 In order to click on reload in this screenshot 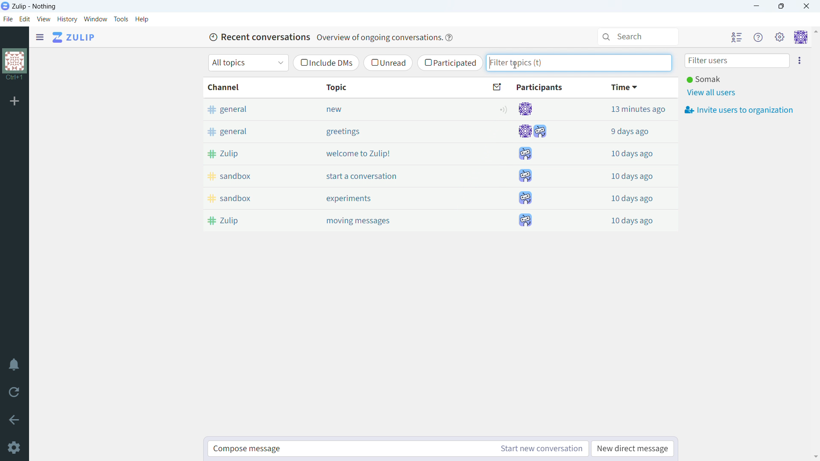, I will do `click(14, 392)`.